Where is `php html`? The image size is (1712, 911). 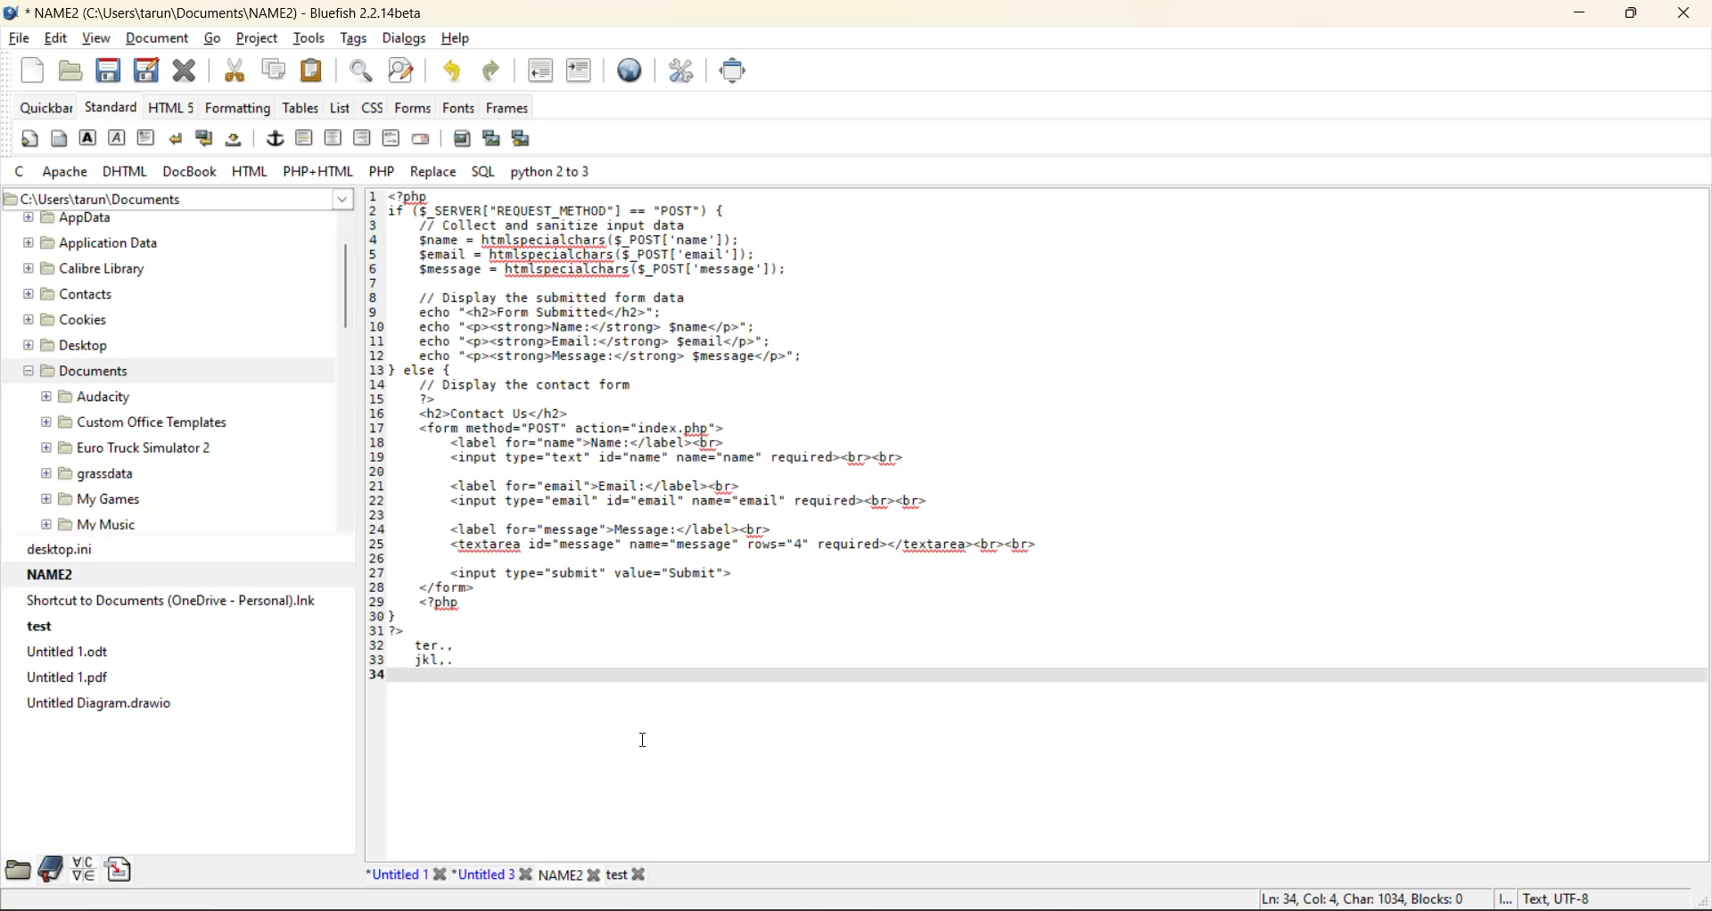 php html is located at coordinates (320, 171).